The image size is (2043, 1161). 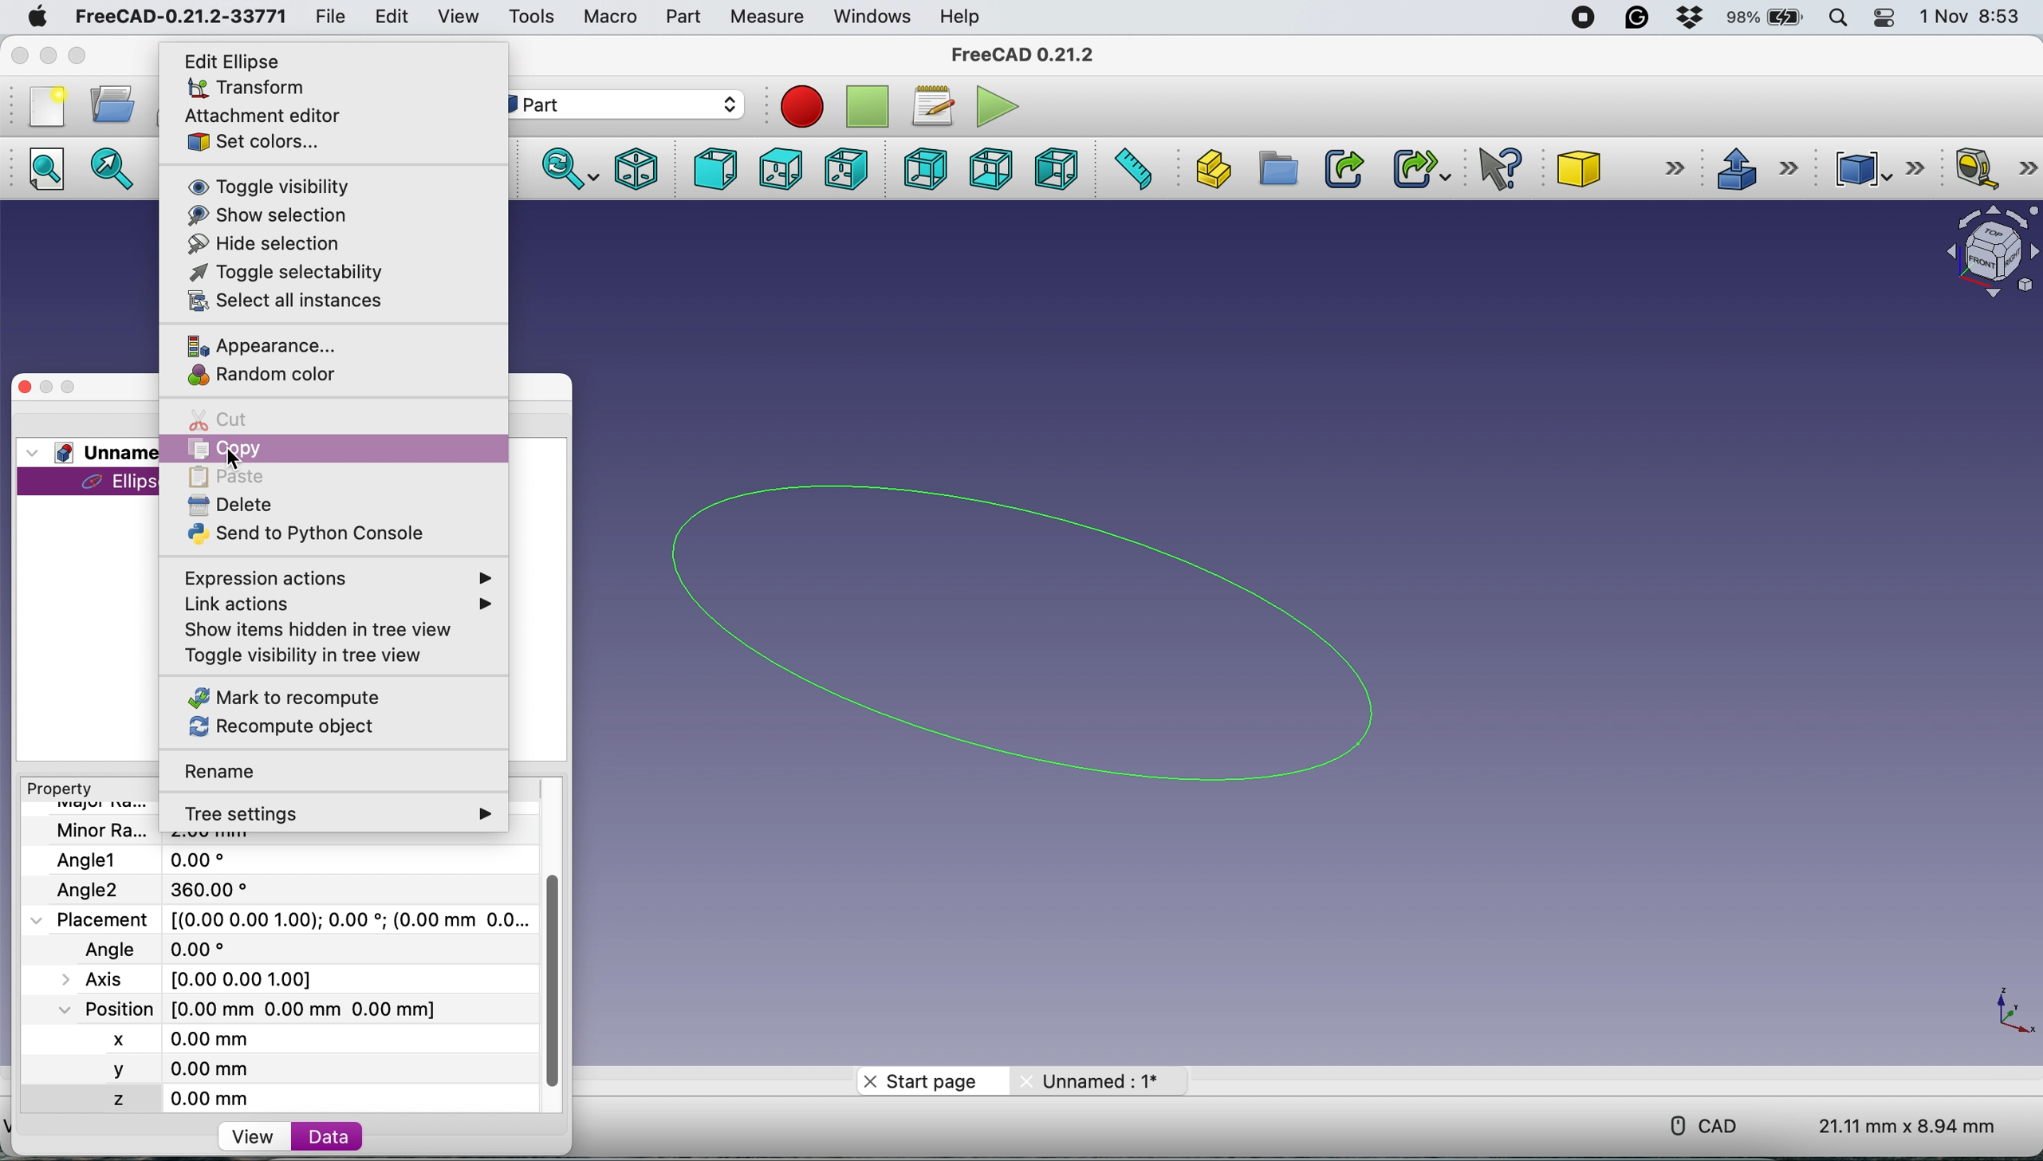 I want to click on poaition, so click(x=290, y=1008).